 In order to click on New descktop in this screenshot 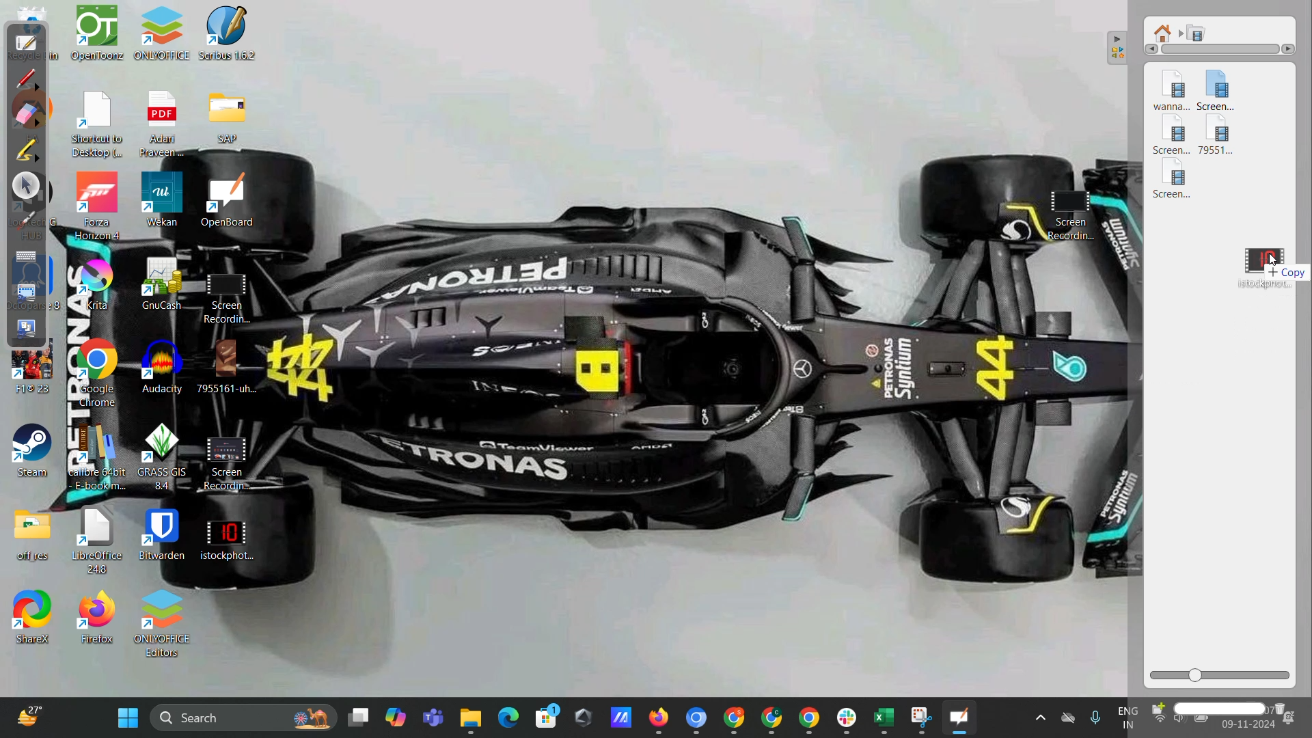, I will do `click(359, 715)`.